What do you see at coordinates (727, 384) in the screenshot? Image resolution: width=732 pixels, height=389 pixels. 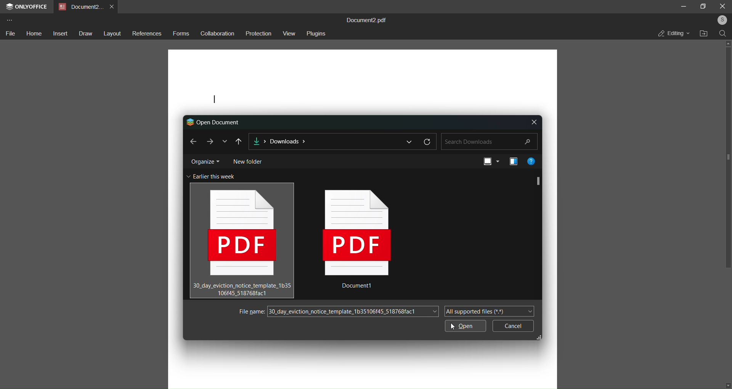 I see `down` at bounding box center [727, 384].